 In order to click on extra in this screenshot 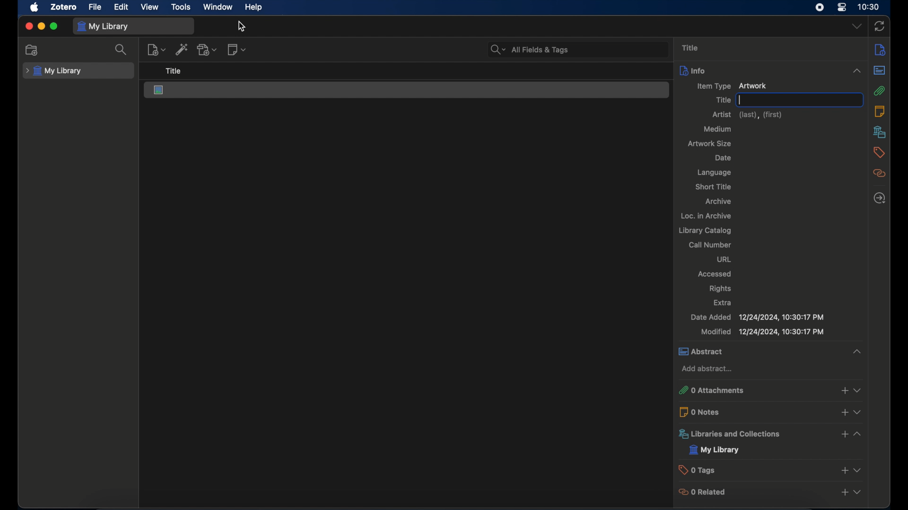, I will do `click(723, 303)`.